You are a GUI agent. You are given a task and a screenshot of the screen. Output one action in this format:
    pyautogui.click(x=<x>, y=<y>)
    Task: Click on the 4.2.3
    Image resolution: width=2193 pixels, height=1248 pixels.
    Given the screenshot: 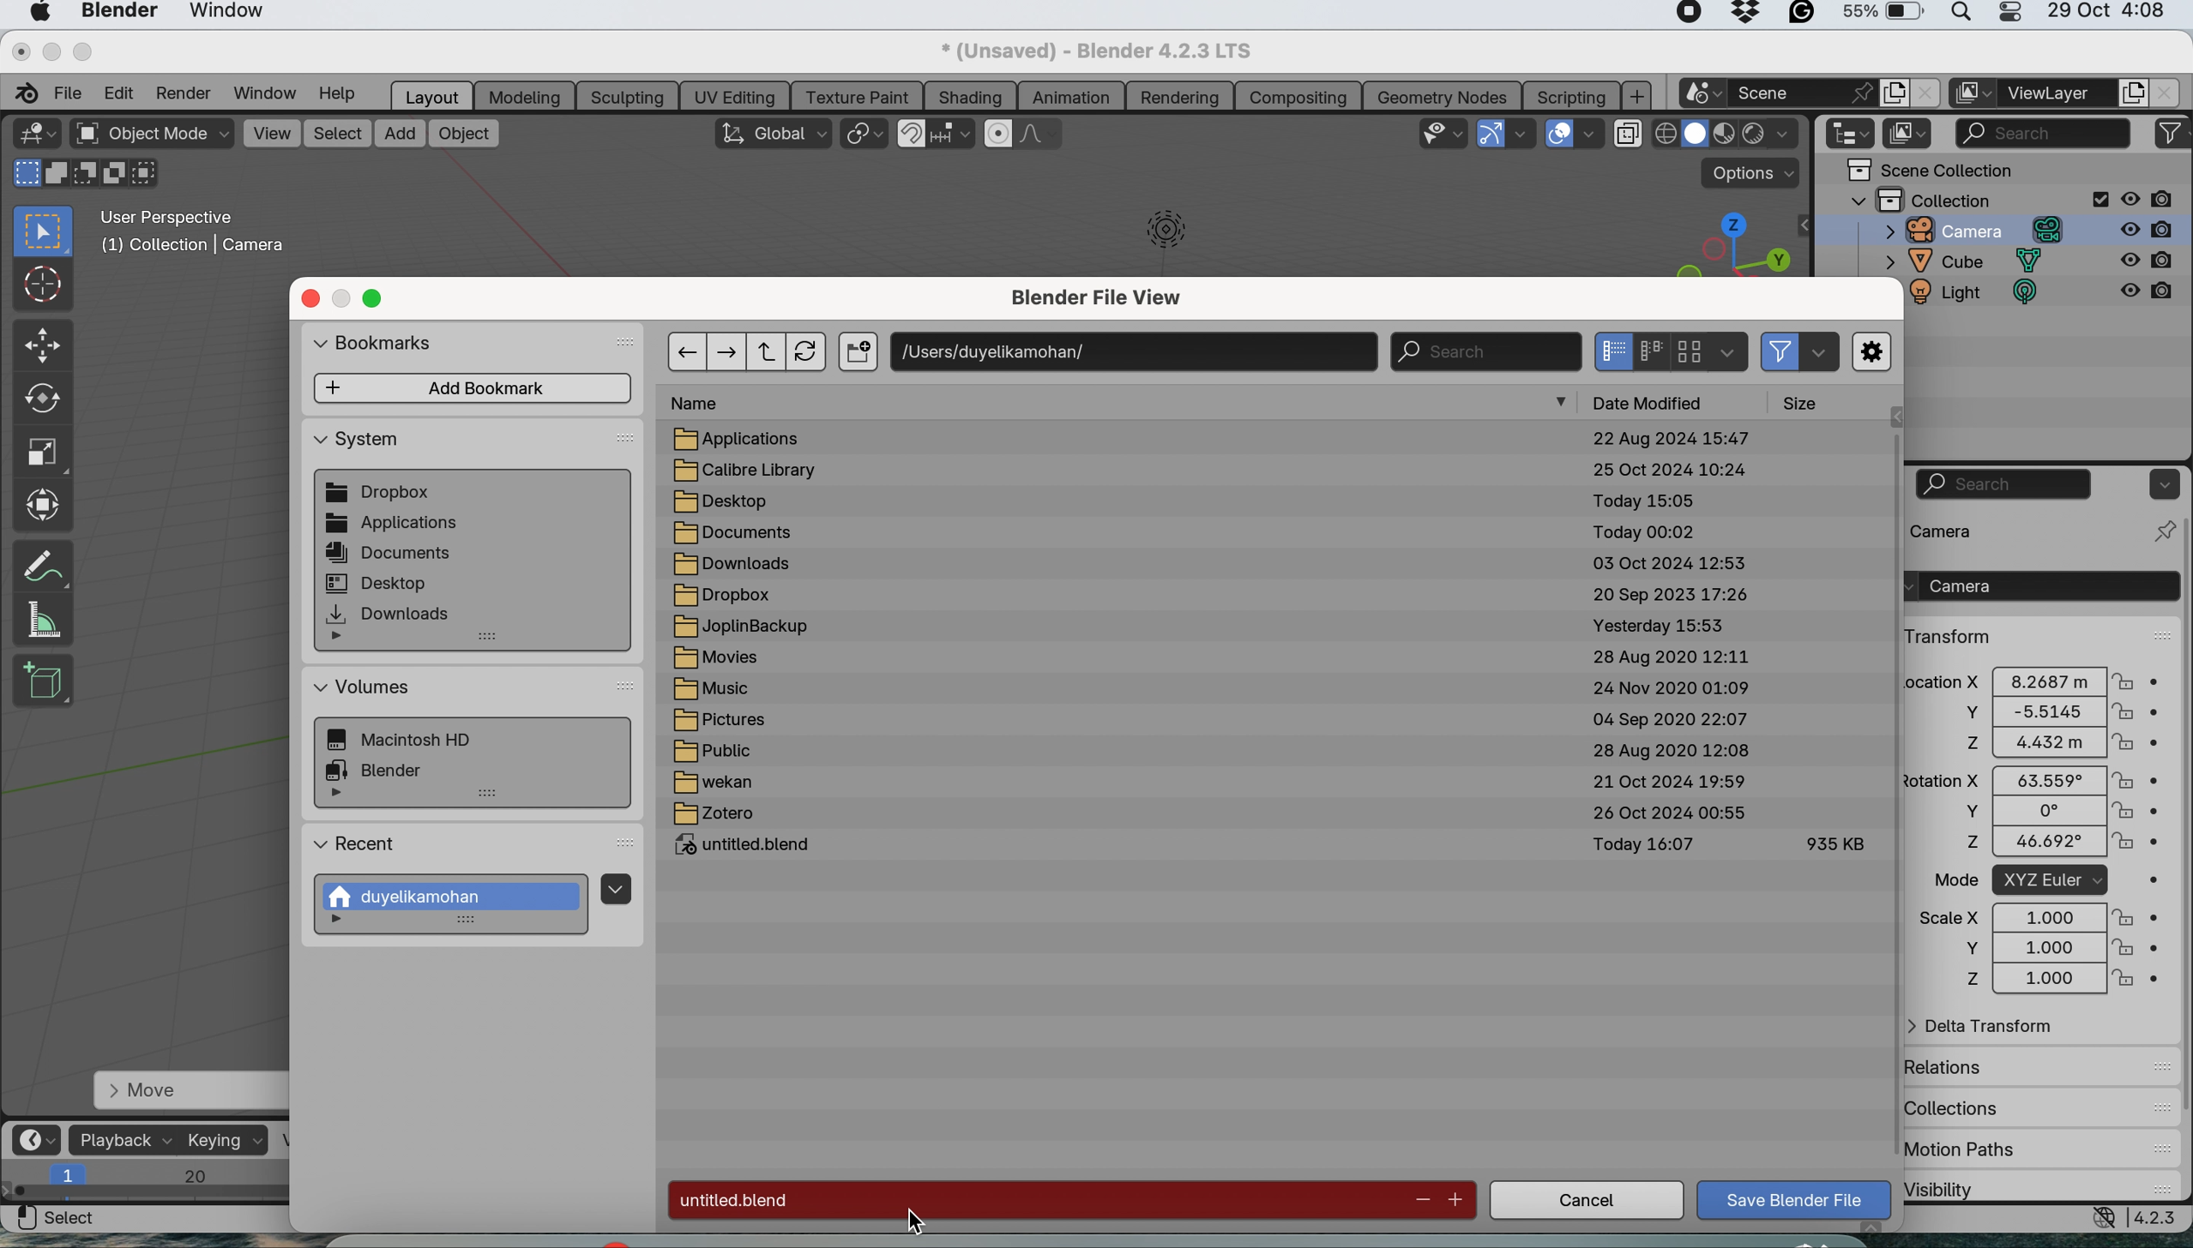 What is the action you would take?
    pyautogui.click(x=2159, y=1218)
    